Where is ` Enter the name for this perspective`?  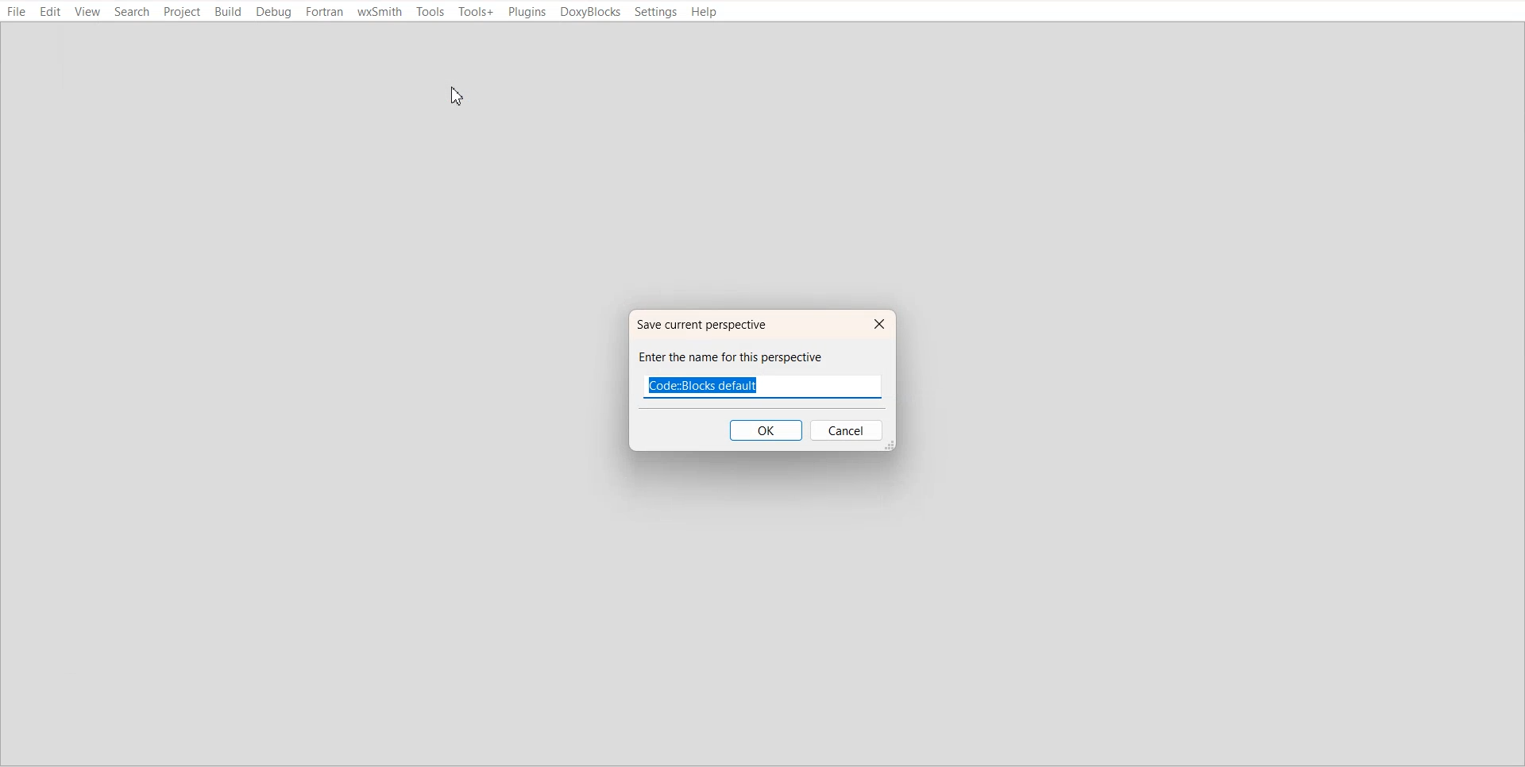
 Enter the name for this perspective is located at coordinates (746, 357).